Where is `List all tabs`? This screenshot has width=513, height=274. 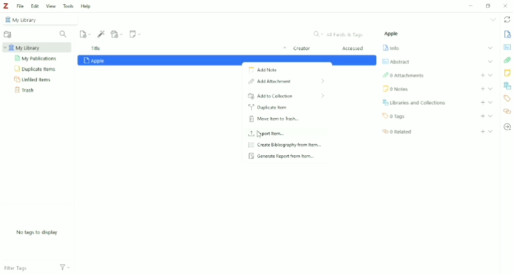
List all tabs is located at coordinates (492, 20).